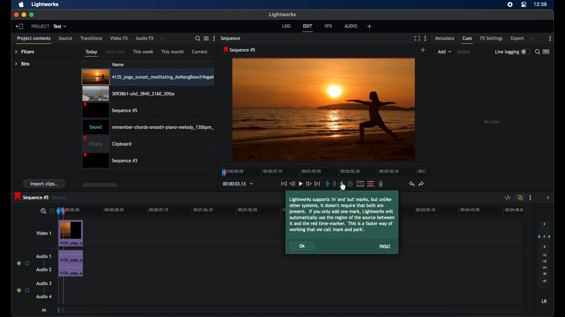  What do you see at coordinates (544, 252) in the screenshot?
I see `audio output level` at bounding box center [544, 252].